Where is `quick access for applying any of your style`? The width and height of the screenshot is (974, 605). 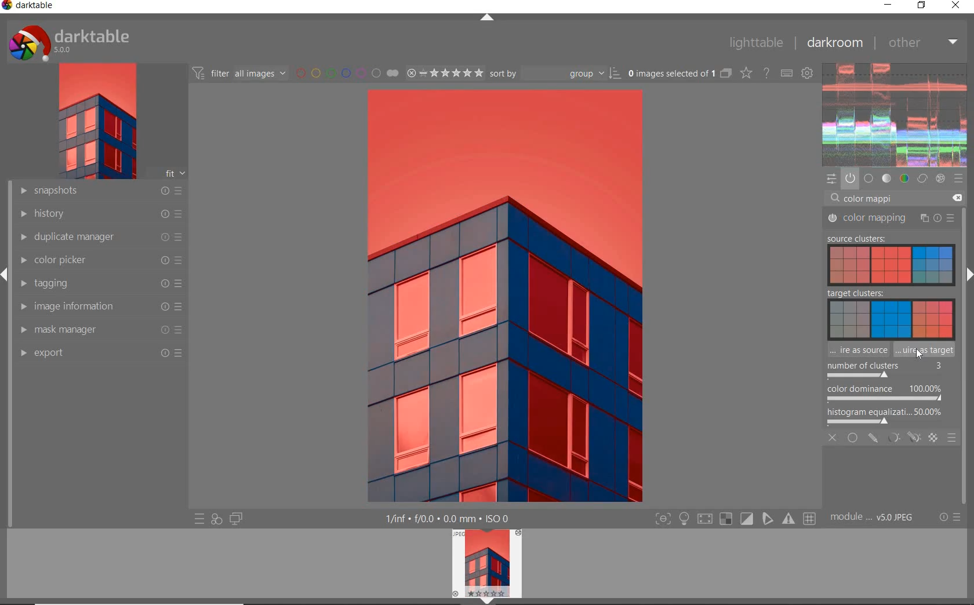 quick access for applying any of your style is located at coordinates (216, 519).